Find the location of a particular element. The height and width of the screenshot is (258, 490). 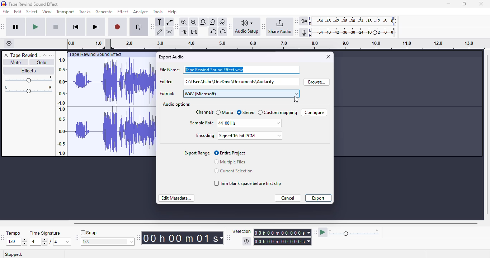

stopped is located at coordinates (13, 254).